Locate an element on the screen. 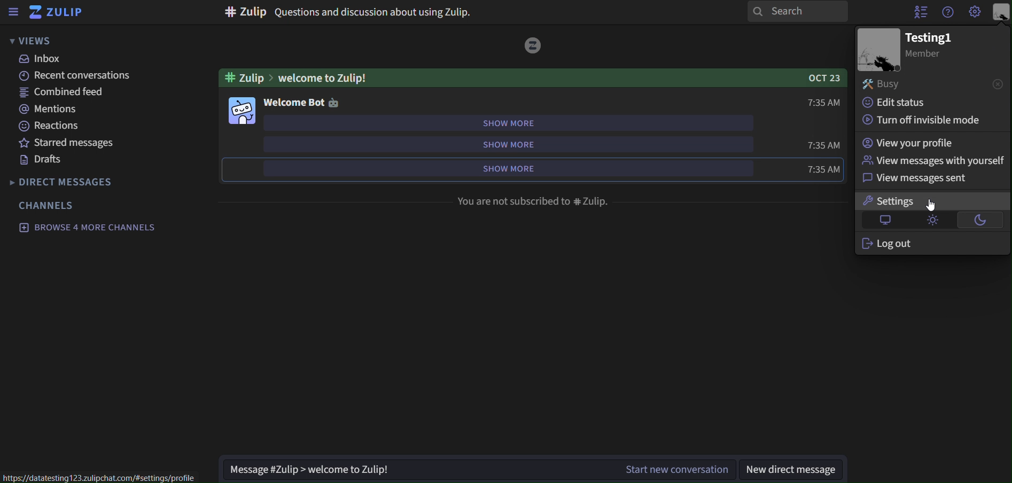 The width and height of the screenshot is (1012, 483). direct messages is located at coordinates (65, 181).